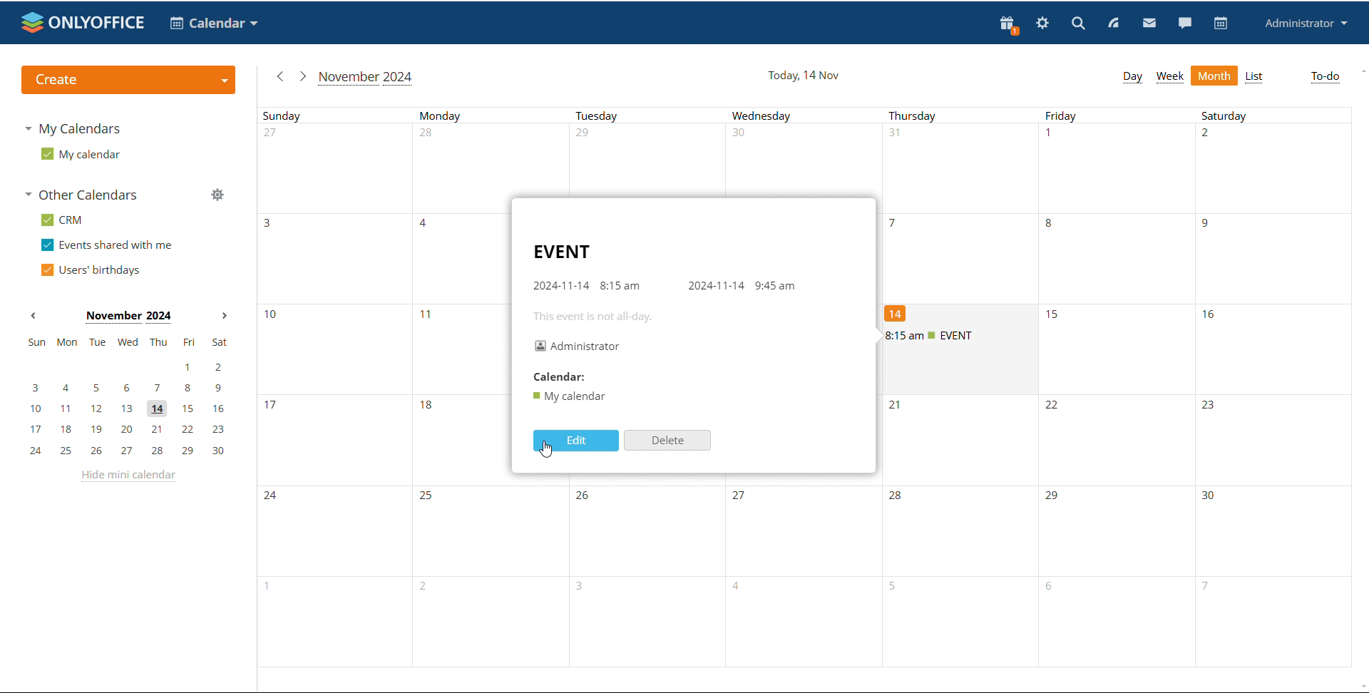 The height and width of the screenshot is (693, 1369). What do you see at coordinates (1221, 24) in the screenshot?
I see `calendar` at bounding box center [1221, 24].